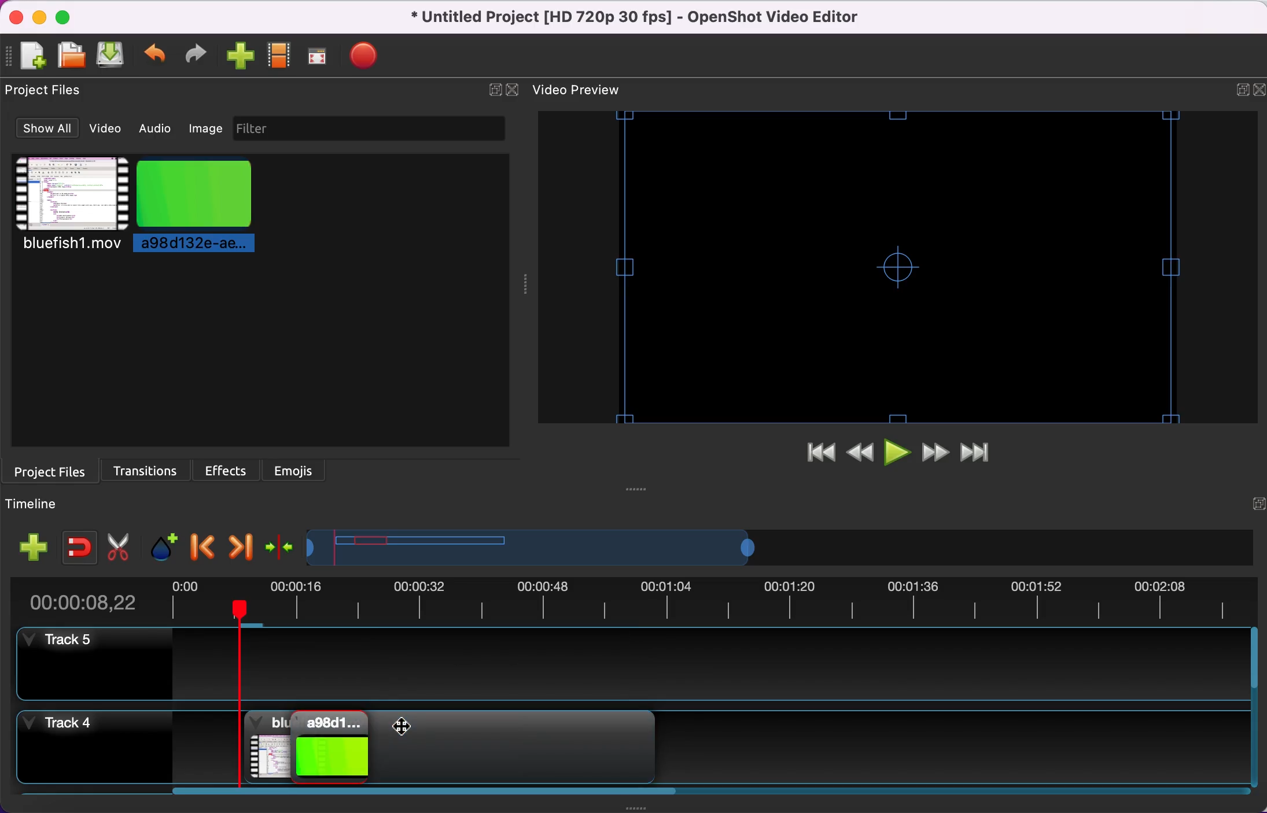 This screenshot has width=1267, height=813. What do you see at coordinates (820, 454) in the screenshot?
I see `jump to start` at bounding box center [820, 454].